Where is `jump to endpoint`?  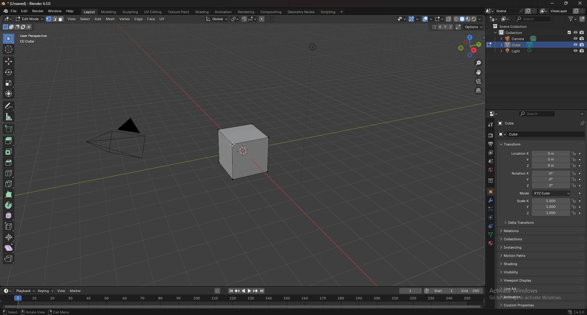 jump to endpoint is located at coordinates (262, 291).